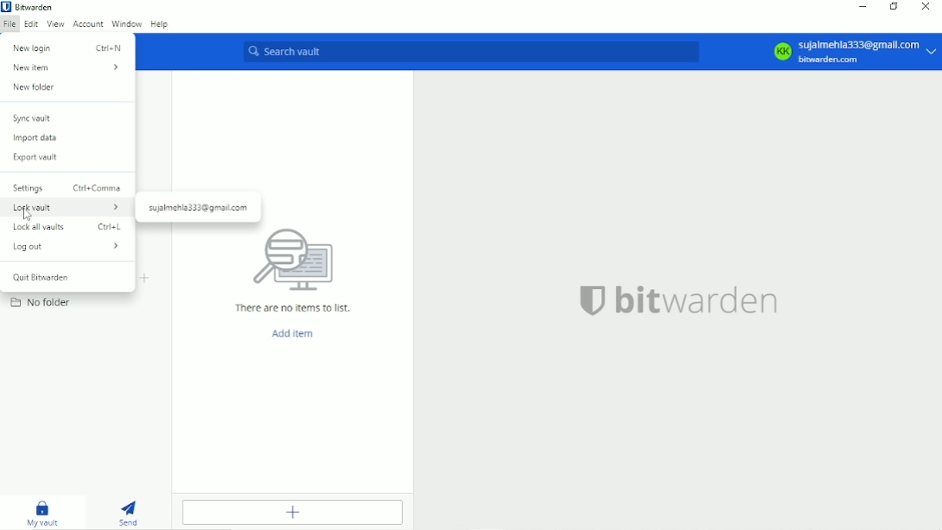 The image size is (942, 530). I want to click on View, so click(55, 25).